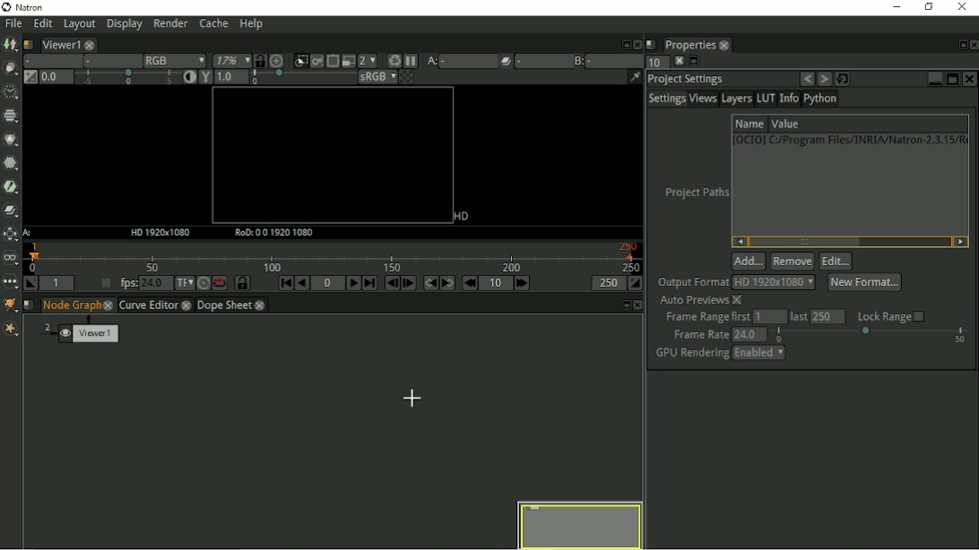 The height and width of the screenshot is (550, 979). I want to click on Restore default value, so click(845, 78).